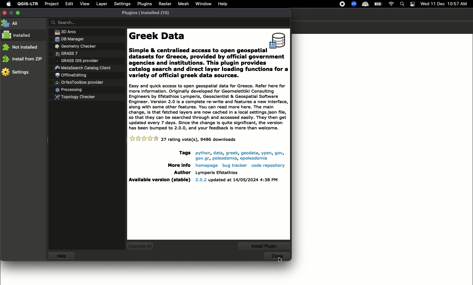  I want to click on Help, so click(223, 4).